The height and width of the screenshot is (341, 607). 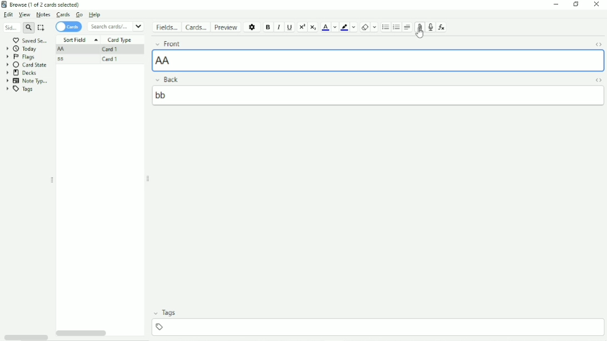 What do you see at coordinates (226, 28) in the screenshot?
I see `Preview` at bounding box center [226, 28].